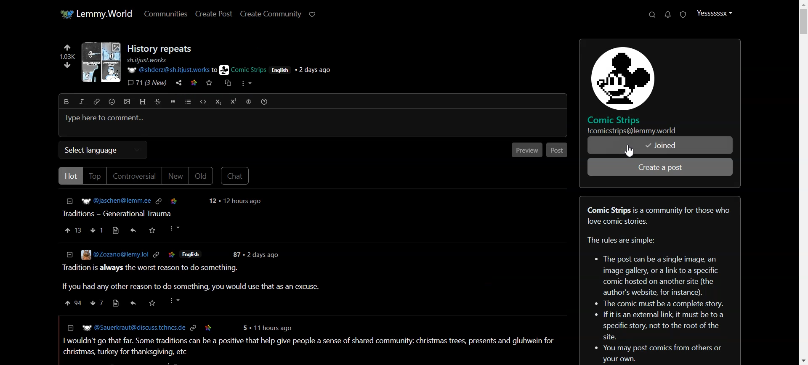 This screenshot has height=365, width=808. What do you see at coordinates (143, 102) in the screenshot?
I see `Header` at bounding box center [143, 102].